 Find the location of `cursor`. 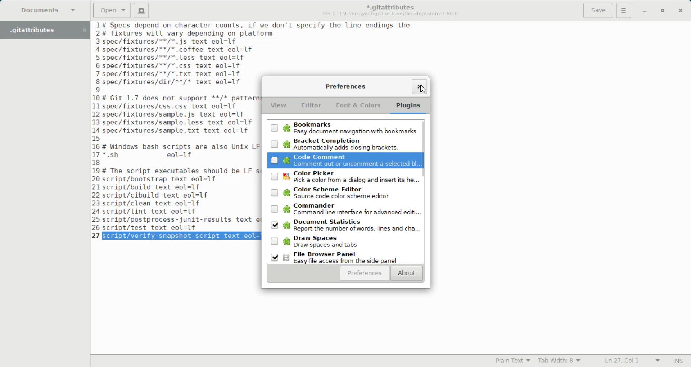

cursor is located at coordinates (422, 91).